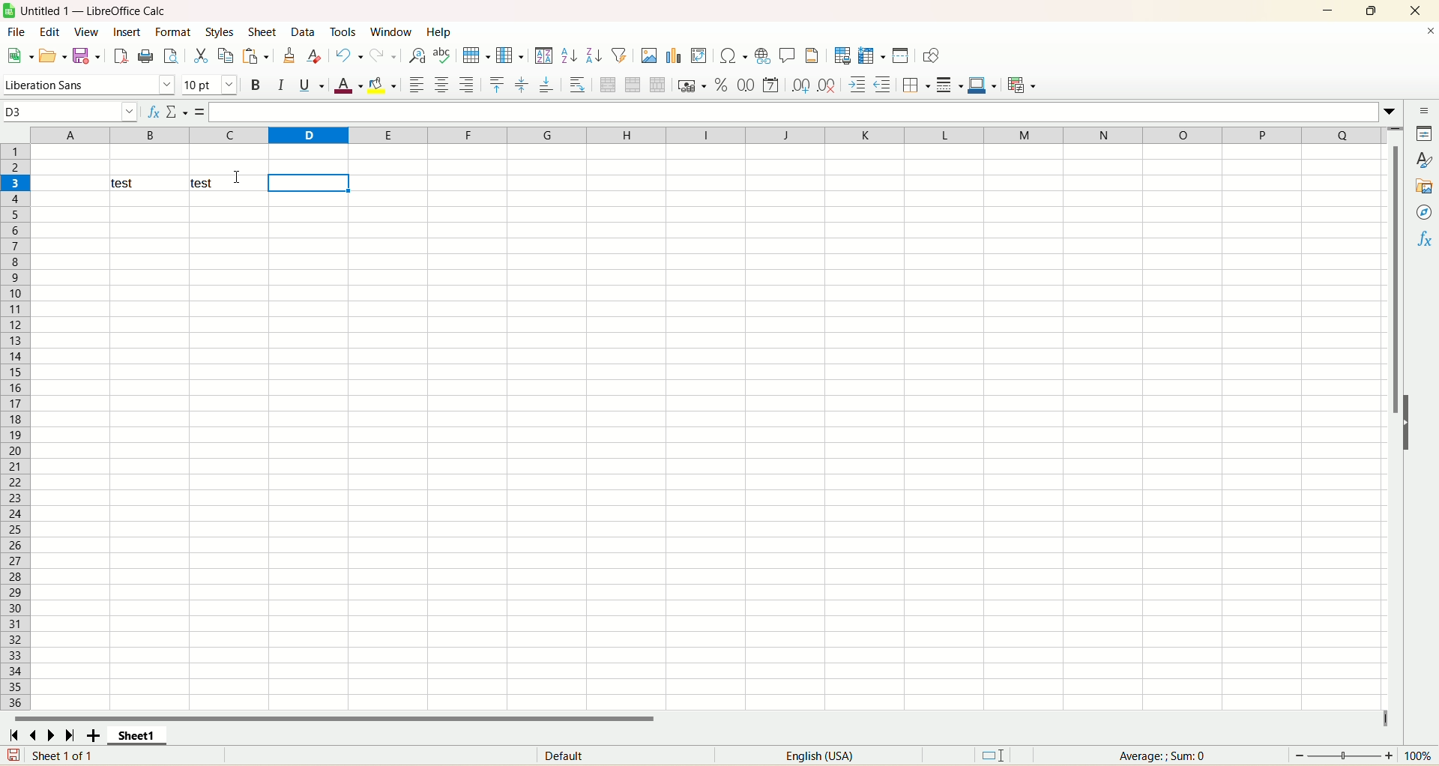 The width and height of the screenshot is (1439, 766). What do you see at coordinates (51, 735) in the screenshot?
I see `next sheet` at bounding box center [51, 735].